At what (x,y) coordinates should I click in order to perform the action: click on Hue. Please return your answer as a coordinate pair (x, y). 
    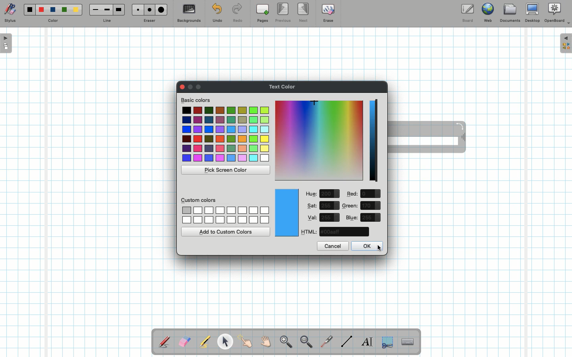
    Looking at the image, I should click on (312, 194).